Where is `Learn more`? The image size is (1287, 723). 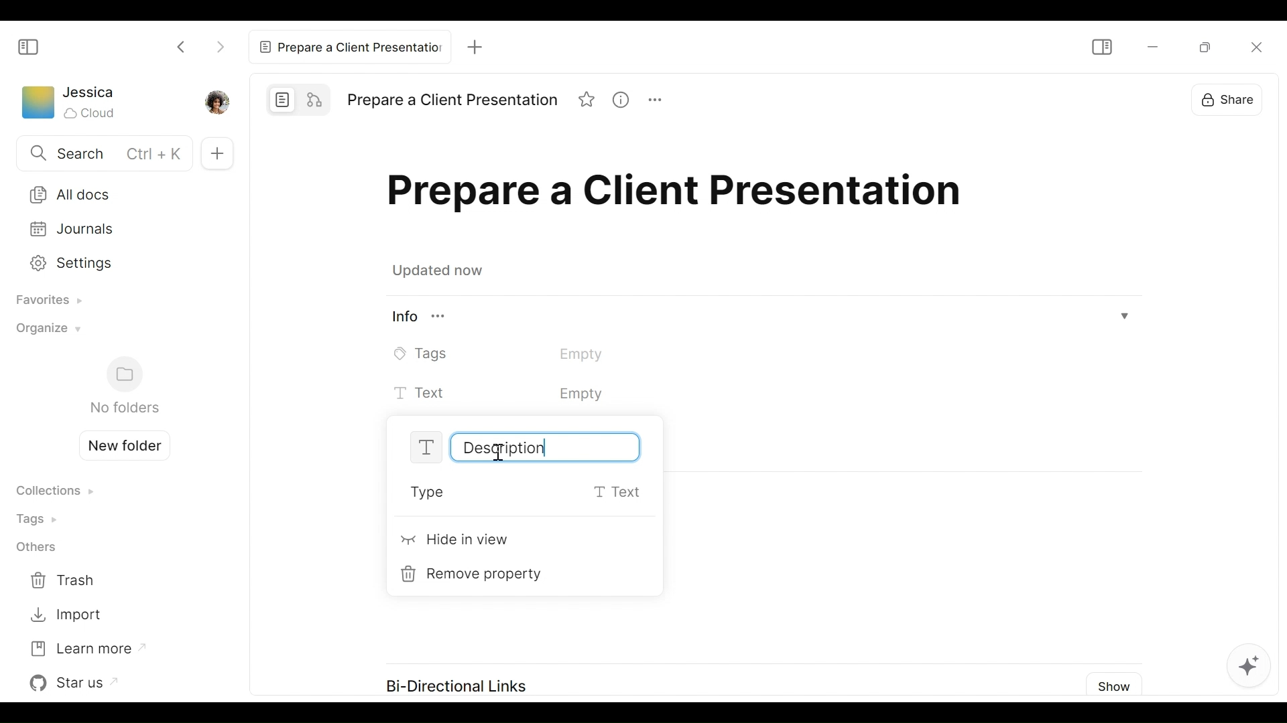 Learn more is located at coordinates (86, 647).